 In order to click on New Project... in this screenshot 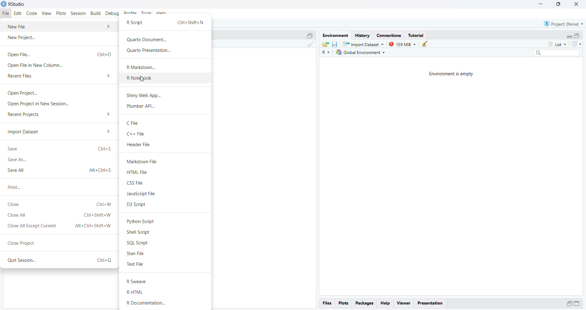, I will do `click(23, 38)`.